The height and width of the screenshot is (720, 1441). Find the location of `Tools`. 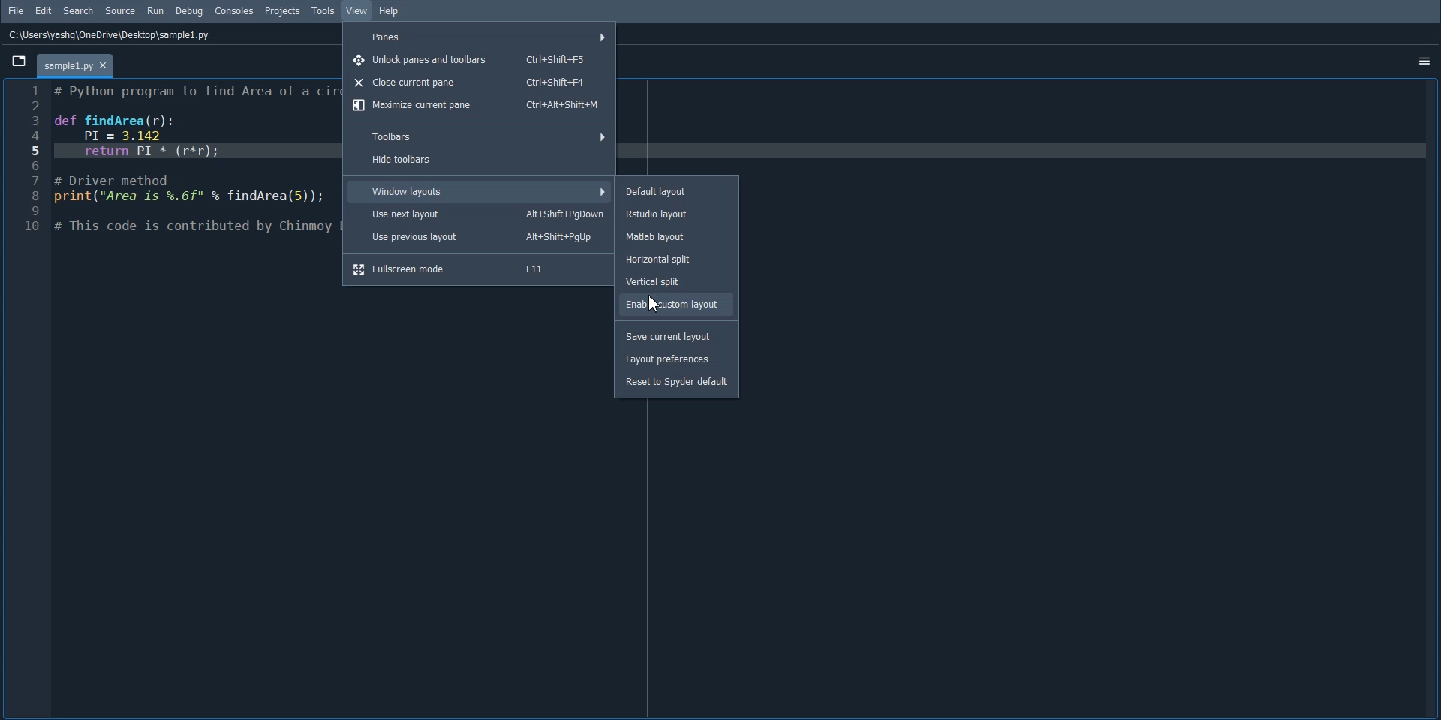

Tools is located at coordinates (324, 11).